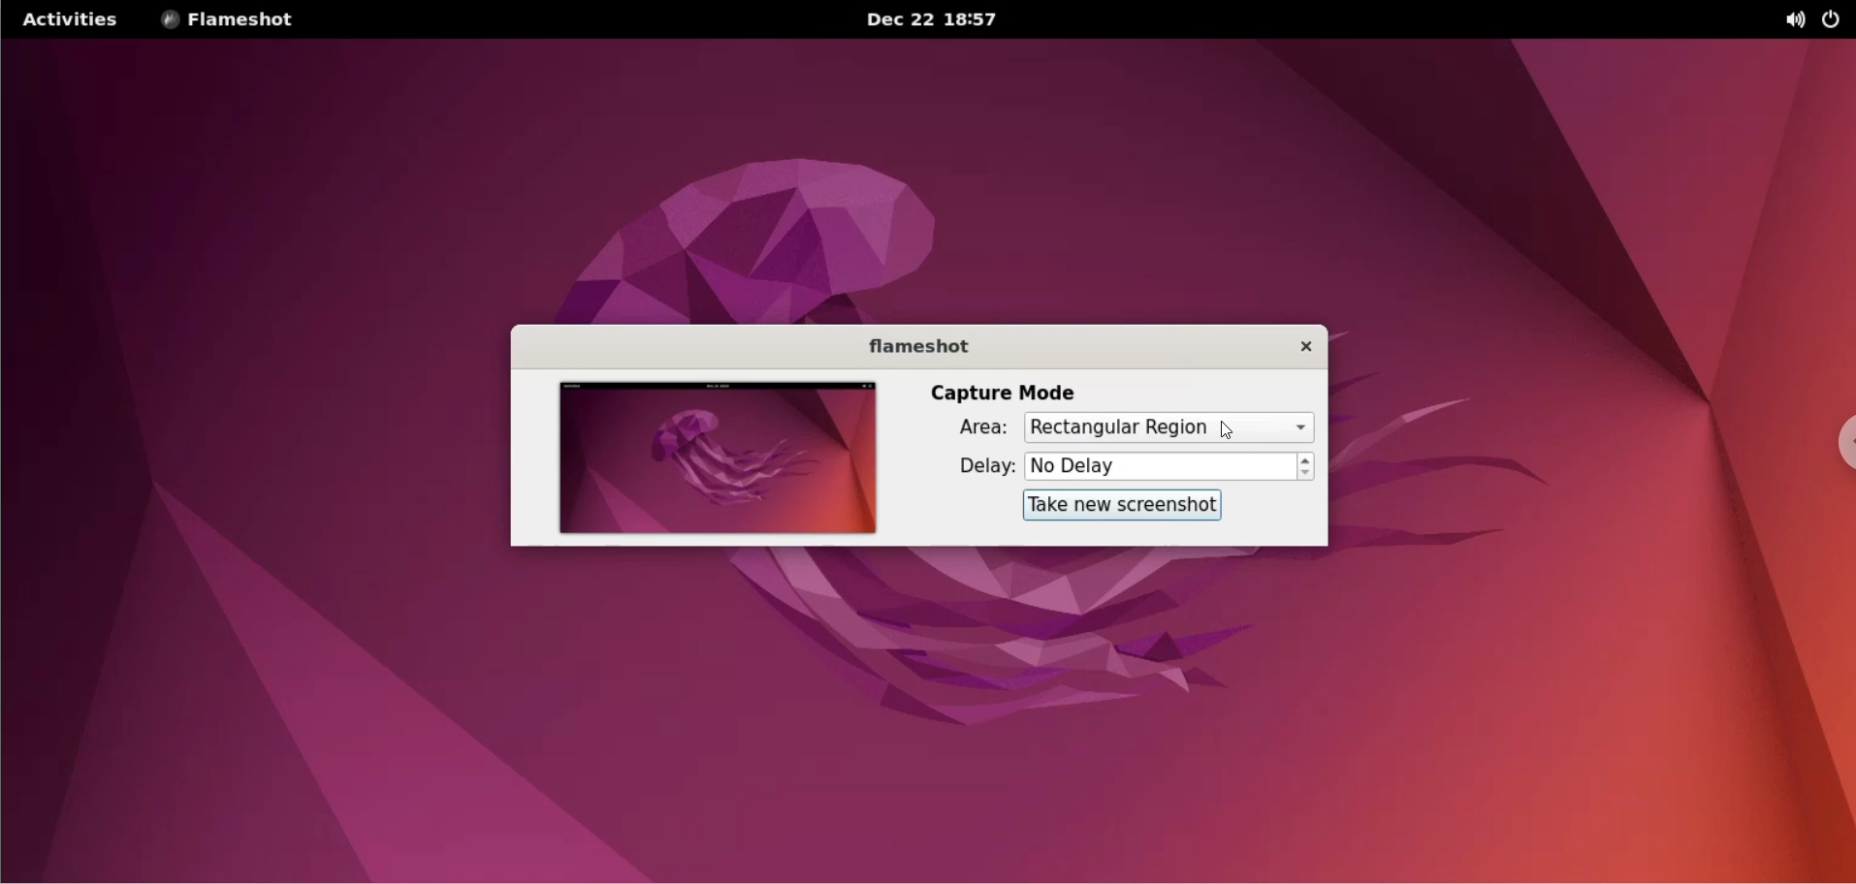 Image resolution: width=1856 pixels, height=884 pixels. What do you see at coordinates (970, 466) in the screenshot?
I see `delay:` at bounding box center [970, 466].